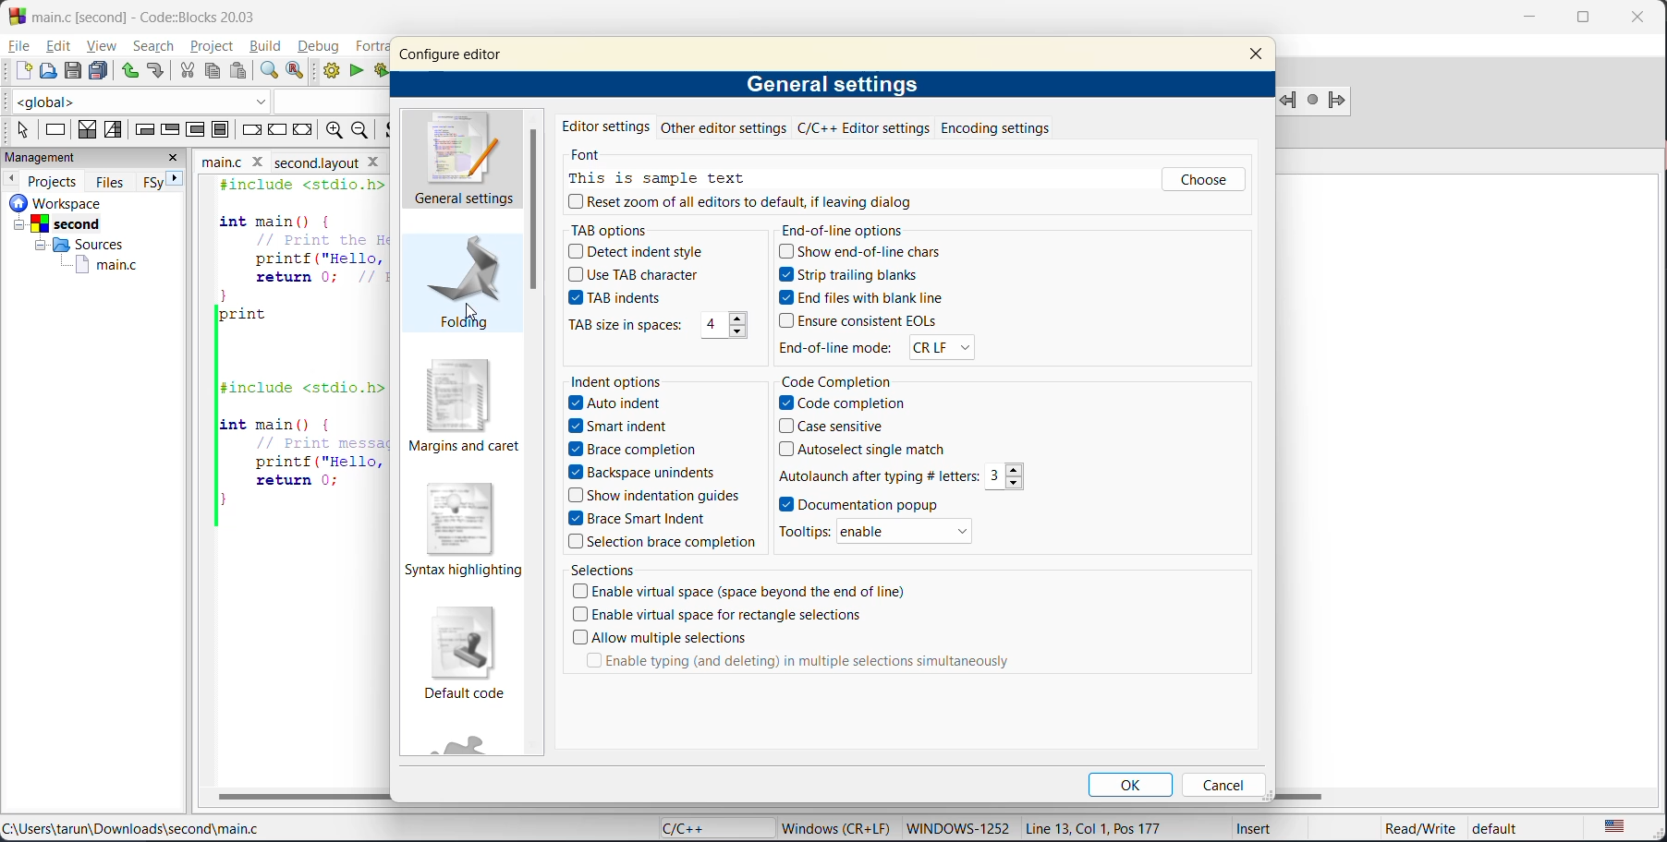 The width and height of the screenshot is (1667, 842). What do you see at coordinates (1401, 828) in the screenshot?
I see `Read/Write` at bounding box center [1401, 828].